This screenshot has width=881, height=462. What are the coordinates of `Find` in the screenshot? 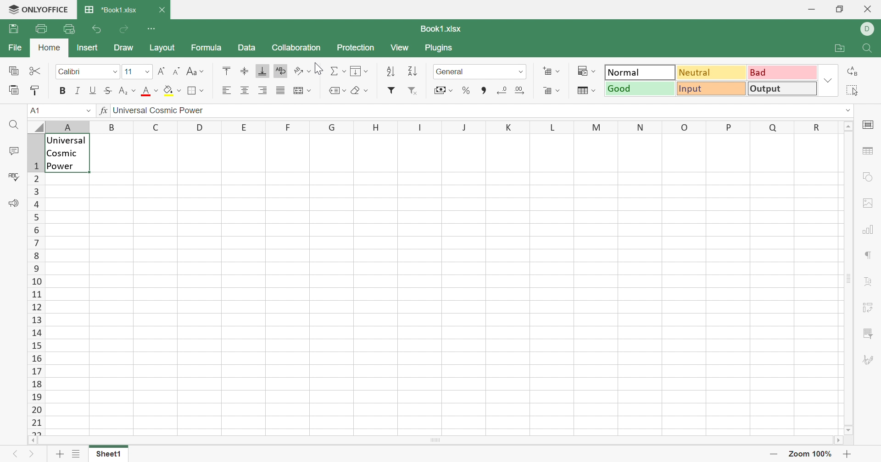 It's located at (13, 125).